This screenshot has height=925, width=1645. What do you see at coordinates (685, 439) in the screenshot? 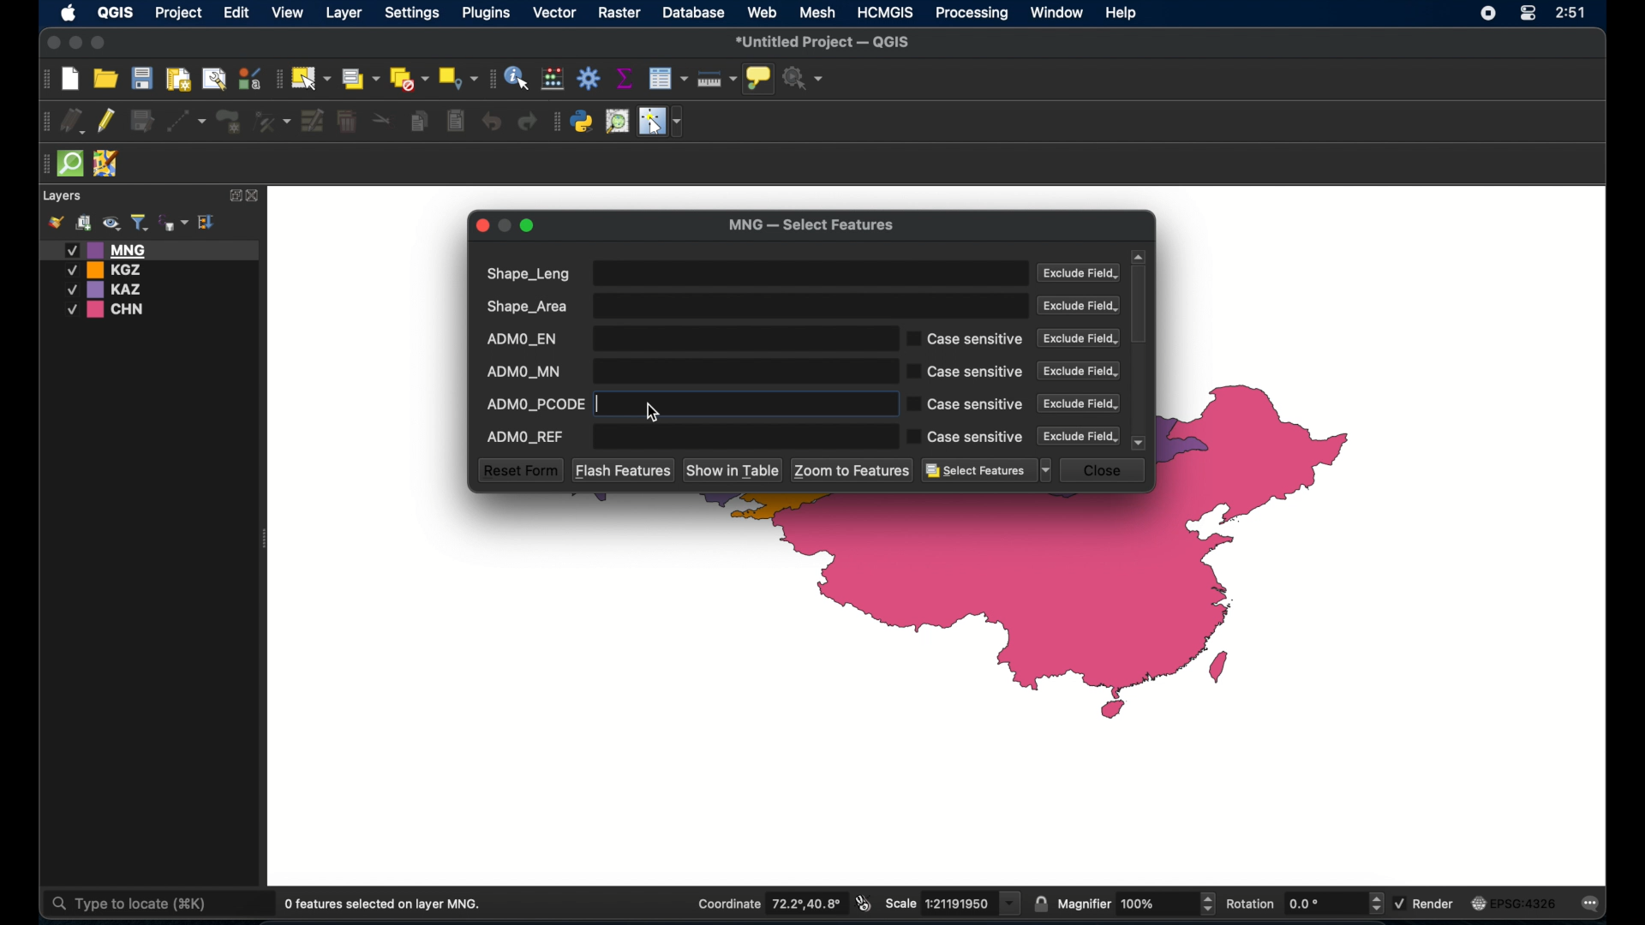
I see `ADMP_REF` at bounding box center [685, 439].